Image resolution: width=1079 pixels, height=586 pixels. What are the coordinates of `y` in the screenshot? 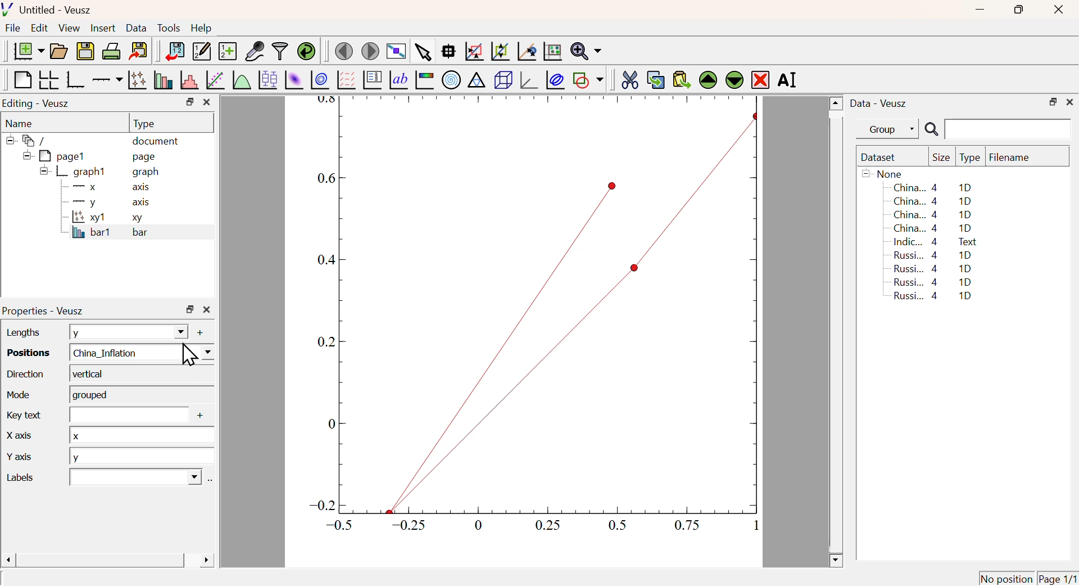 It's located at (139, 457).